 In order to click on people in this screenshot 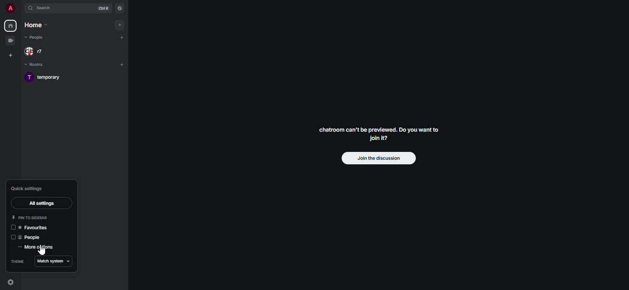, I will do `click(36, 52)`.